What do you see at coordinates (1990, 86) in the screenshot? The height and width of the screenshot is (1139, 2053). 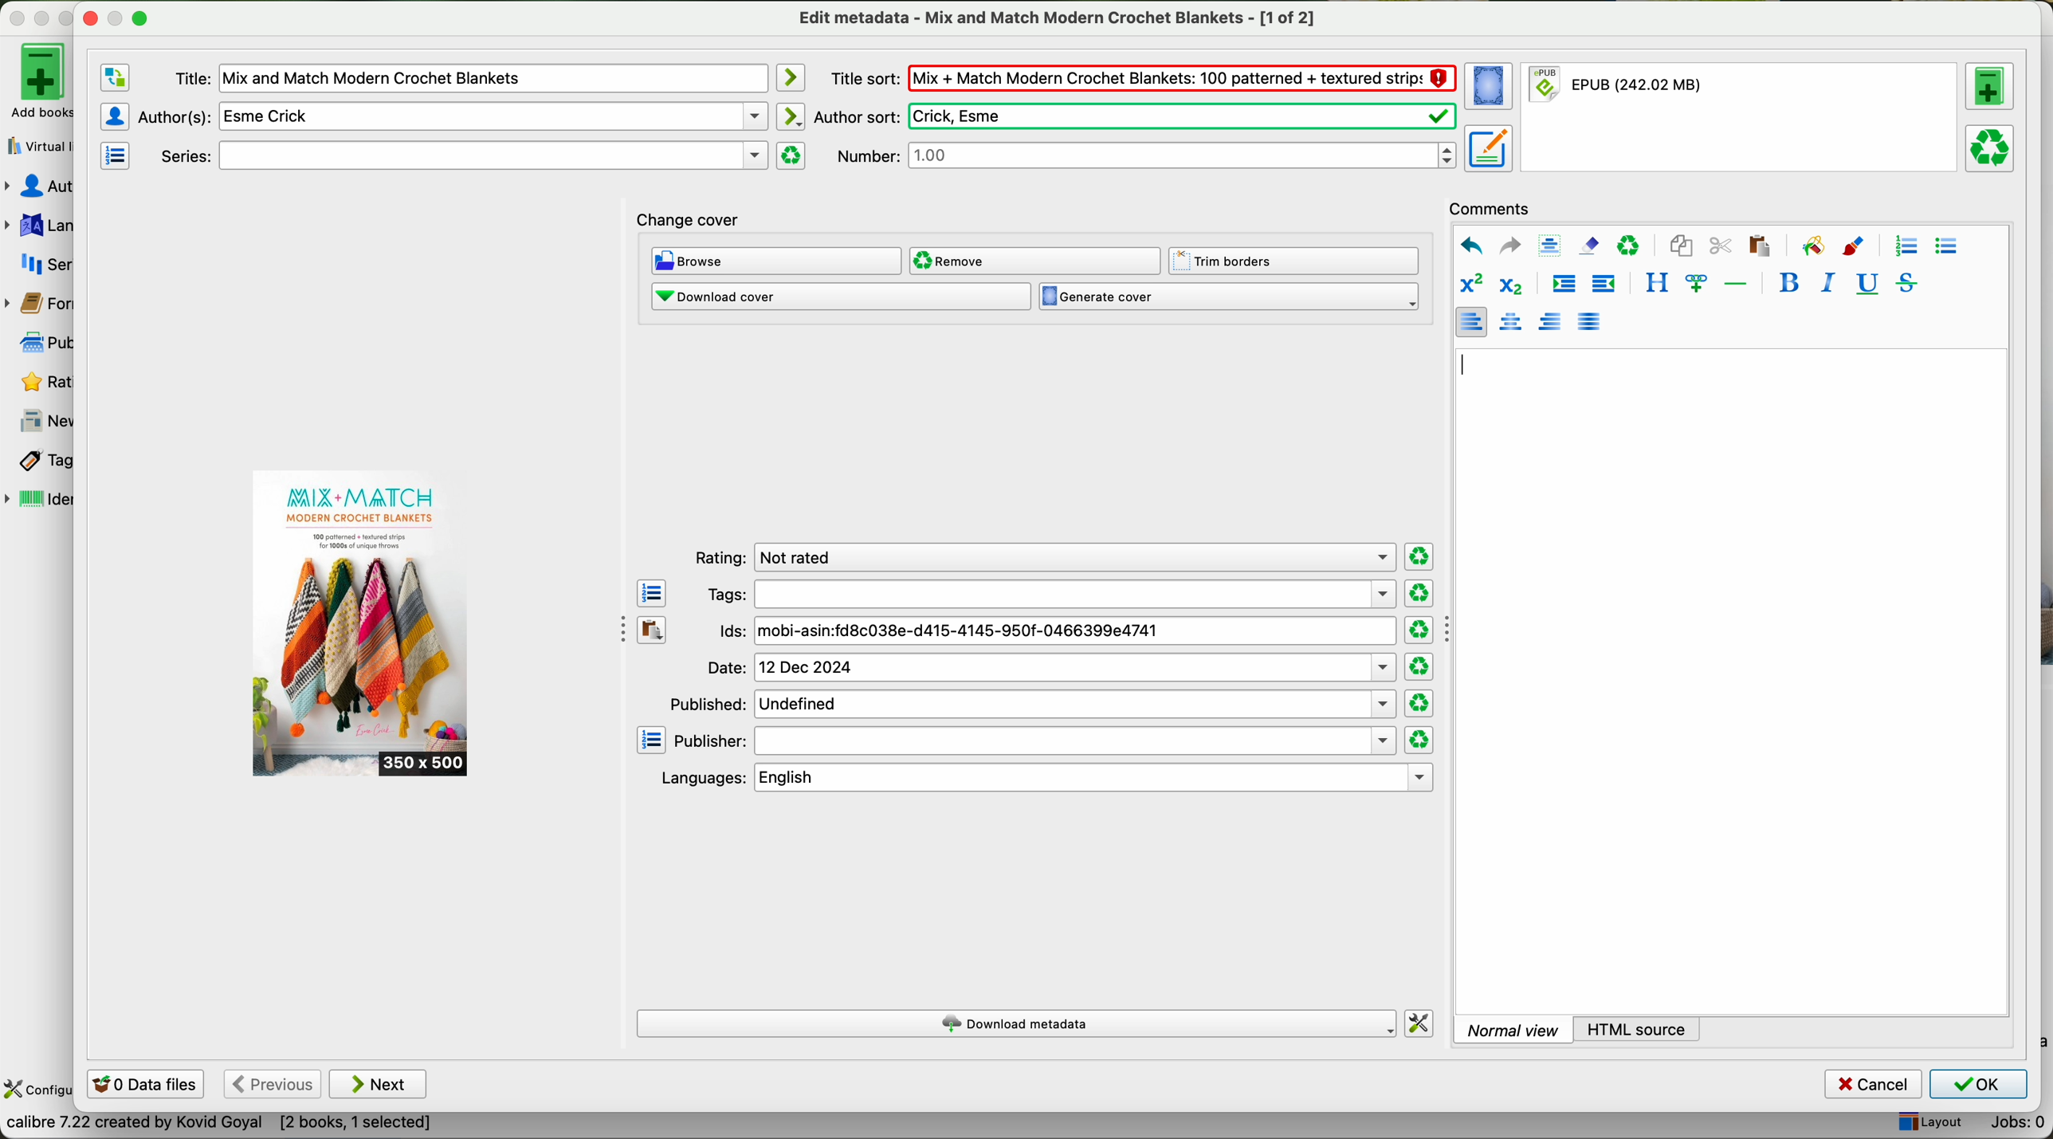 I see `add a format to this book` at bounding box center [1990, 86].